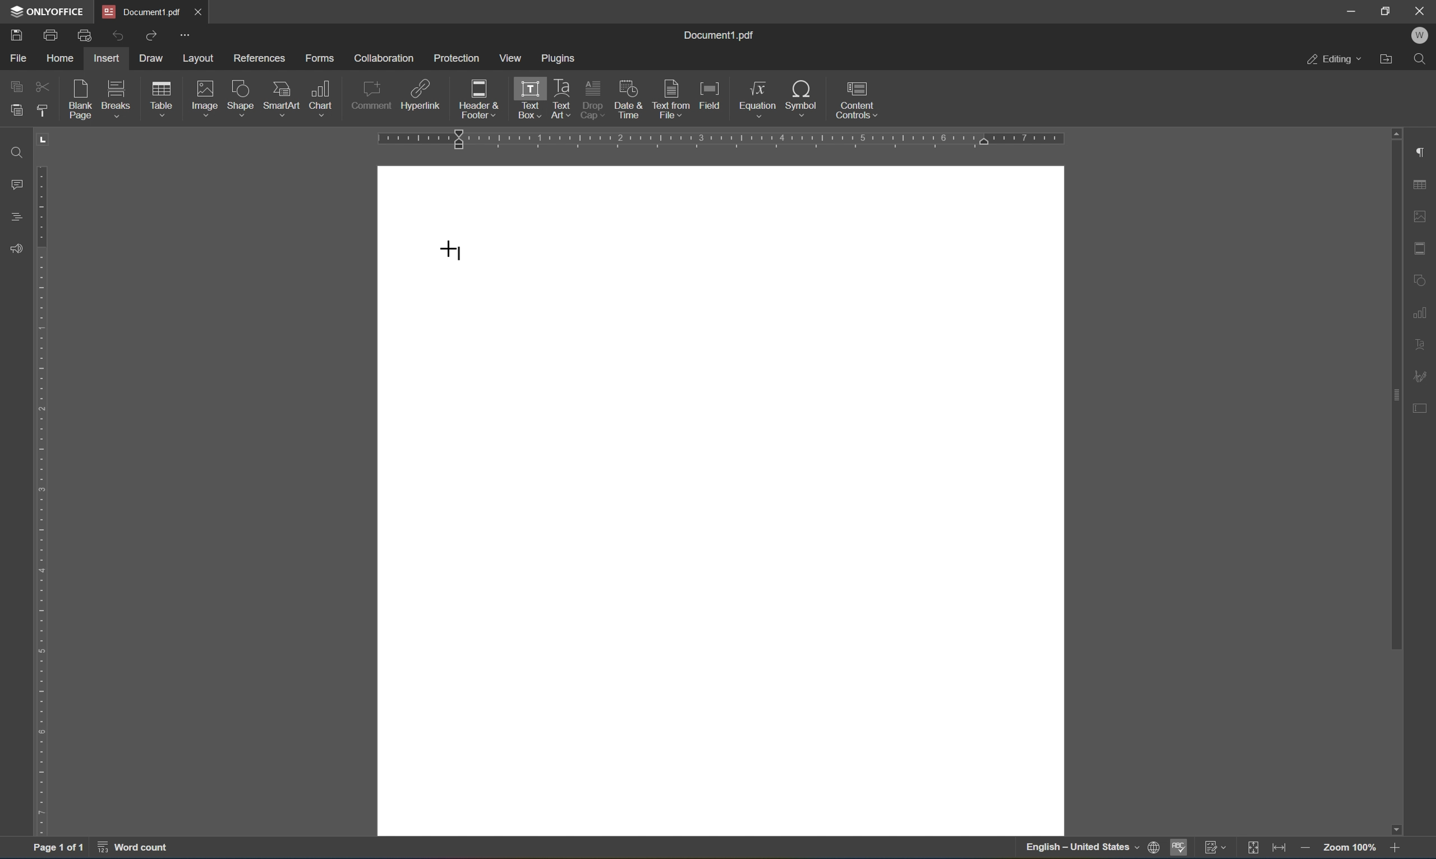  I want to click on zoom in, so click(1395, 849).